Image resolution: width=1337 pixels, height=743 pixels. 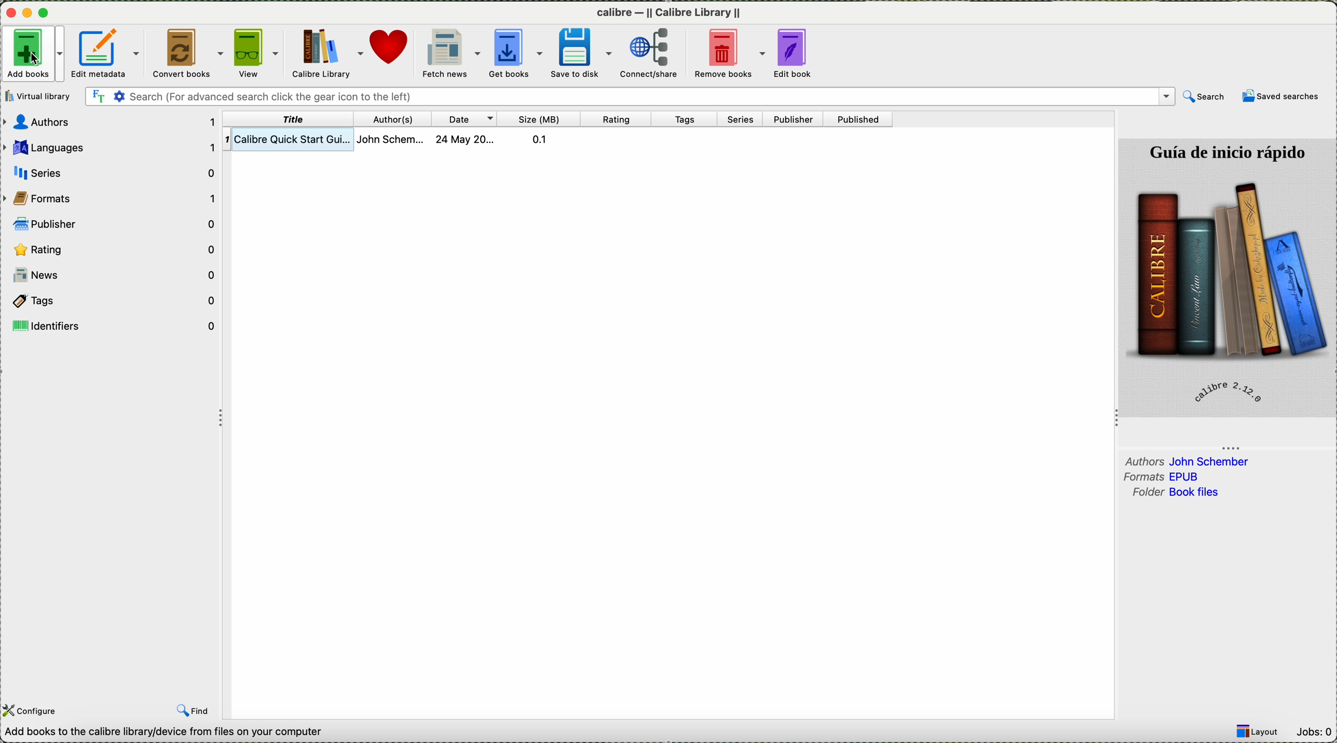 What do you see at coordinates (33, 60) in the screenshot?
I see `cursor` at bounding box center [33, 60].